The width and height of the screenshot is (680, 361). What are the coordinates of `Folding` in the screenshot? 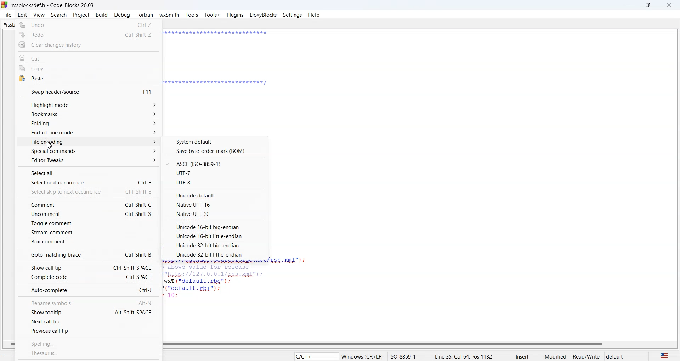 It's located at (90, 124).